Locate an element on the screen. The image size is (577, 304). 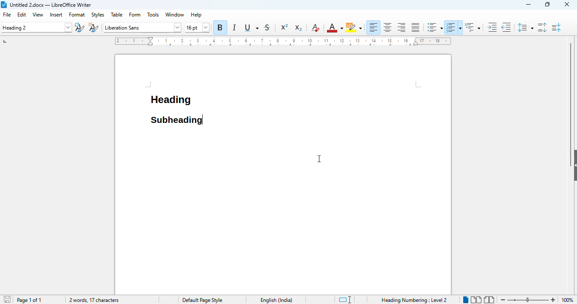
tools is located at coordinates (153, 14).